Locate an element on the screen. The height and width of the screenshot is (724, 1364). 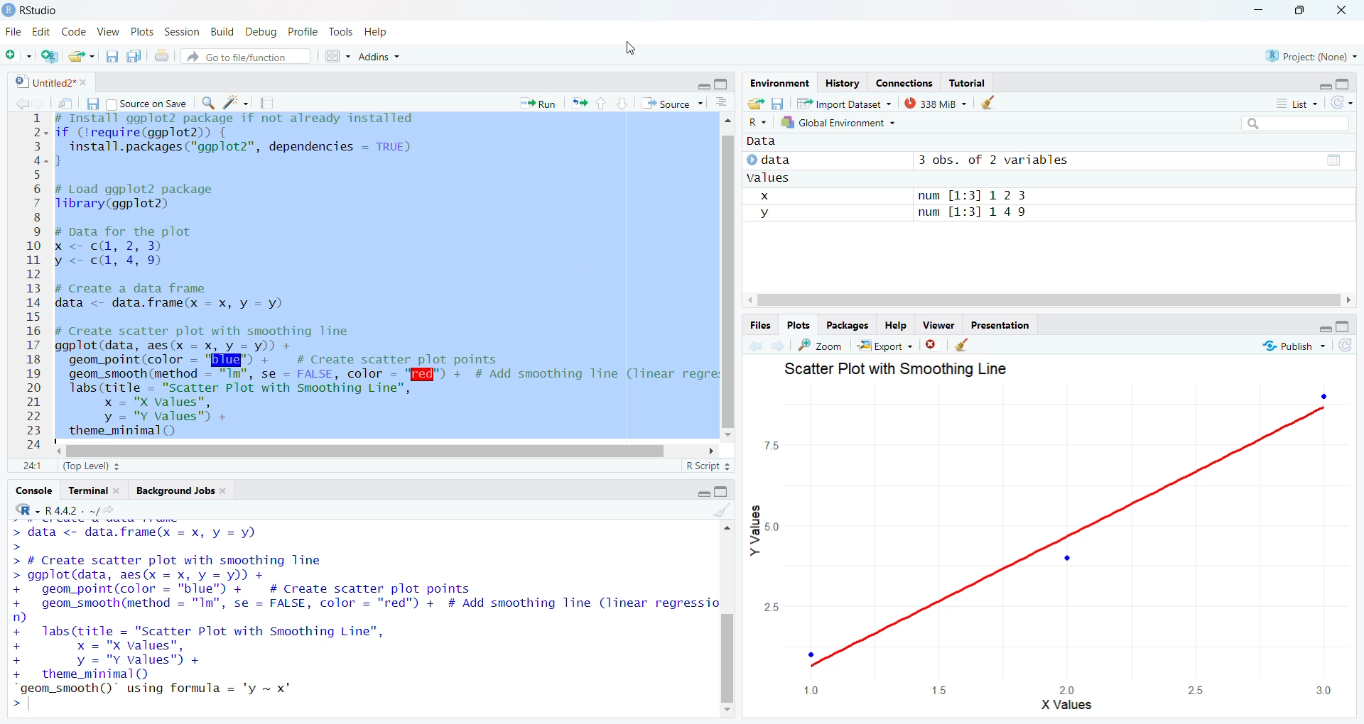
Project: (None)  is located at coordinates (1310, 55).